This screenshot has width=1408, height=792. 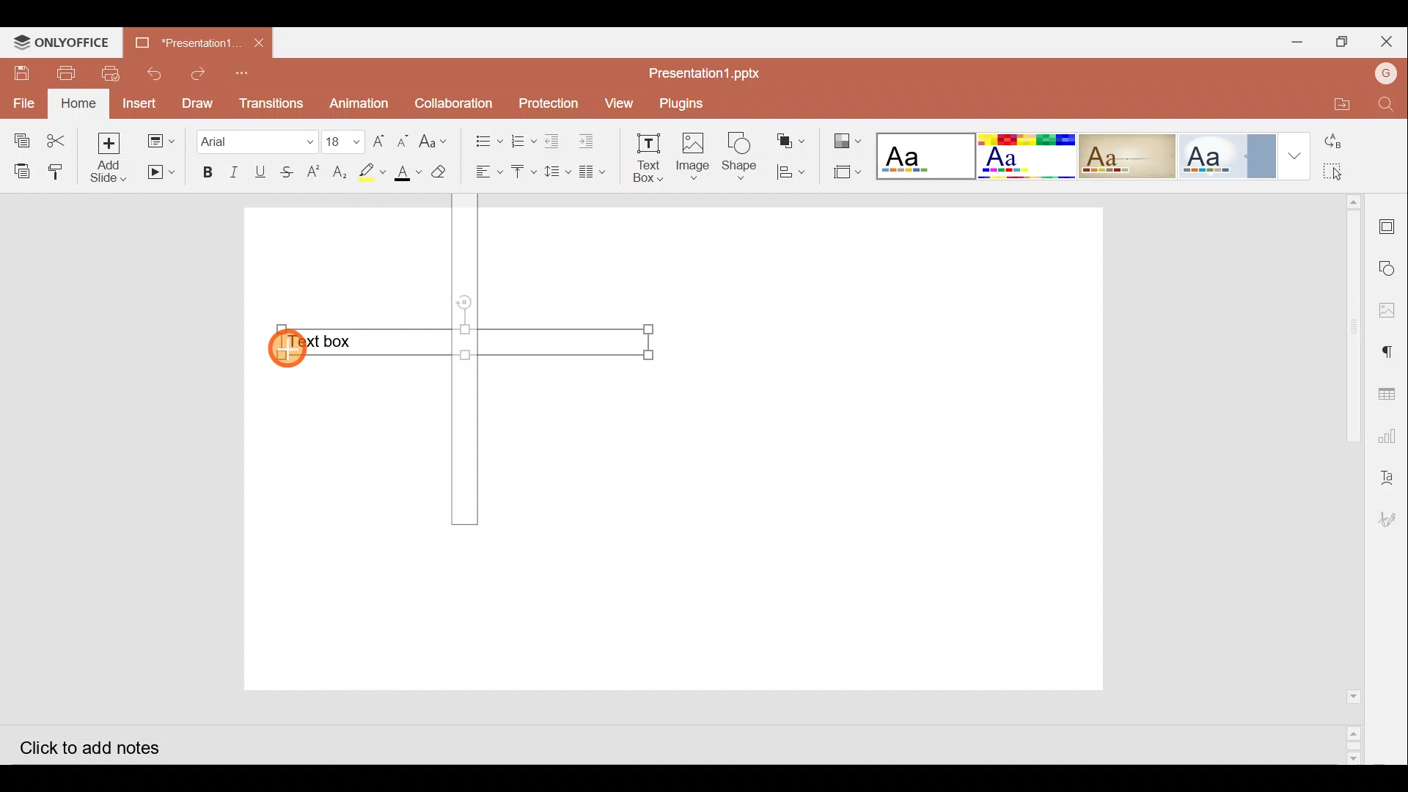 What do you see at coordinates (1346, 41) in the screenshot?
I see `Maximize` at bounding box center [1346, 41].